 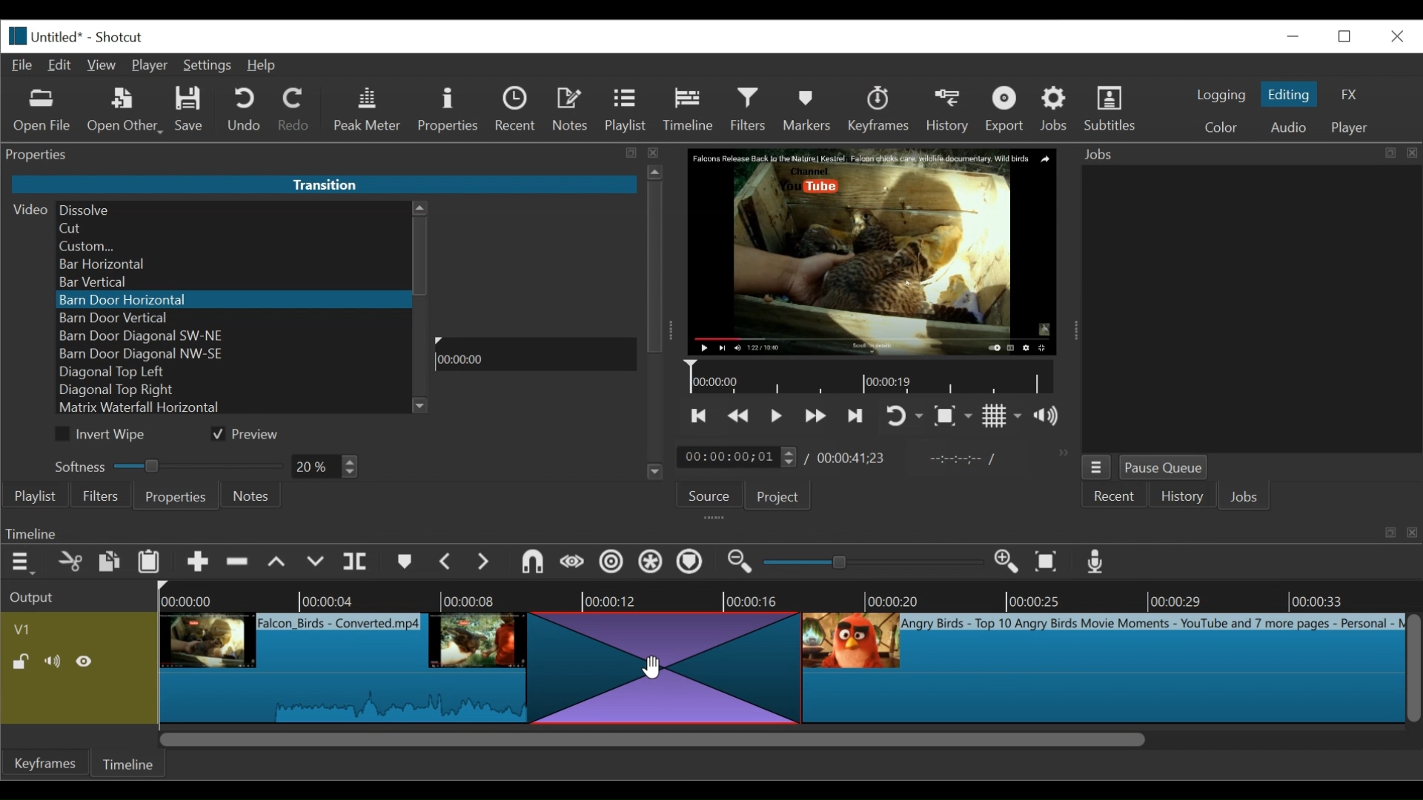 What do you see at coordinates (484, 561) in the screenshot?
I see `Next Marker` at bounding box center [484, 561].